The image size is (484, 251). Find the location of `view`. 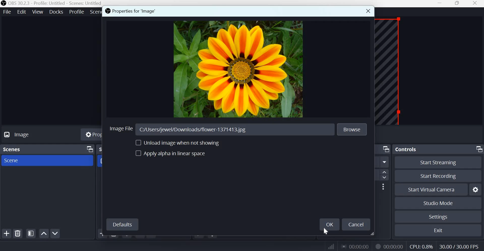

view is located at coordinates (38, 11).